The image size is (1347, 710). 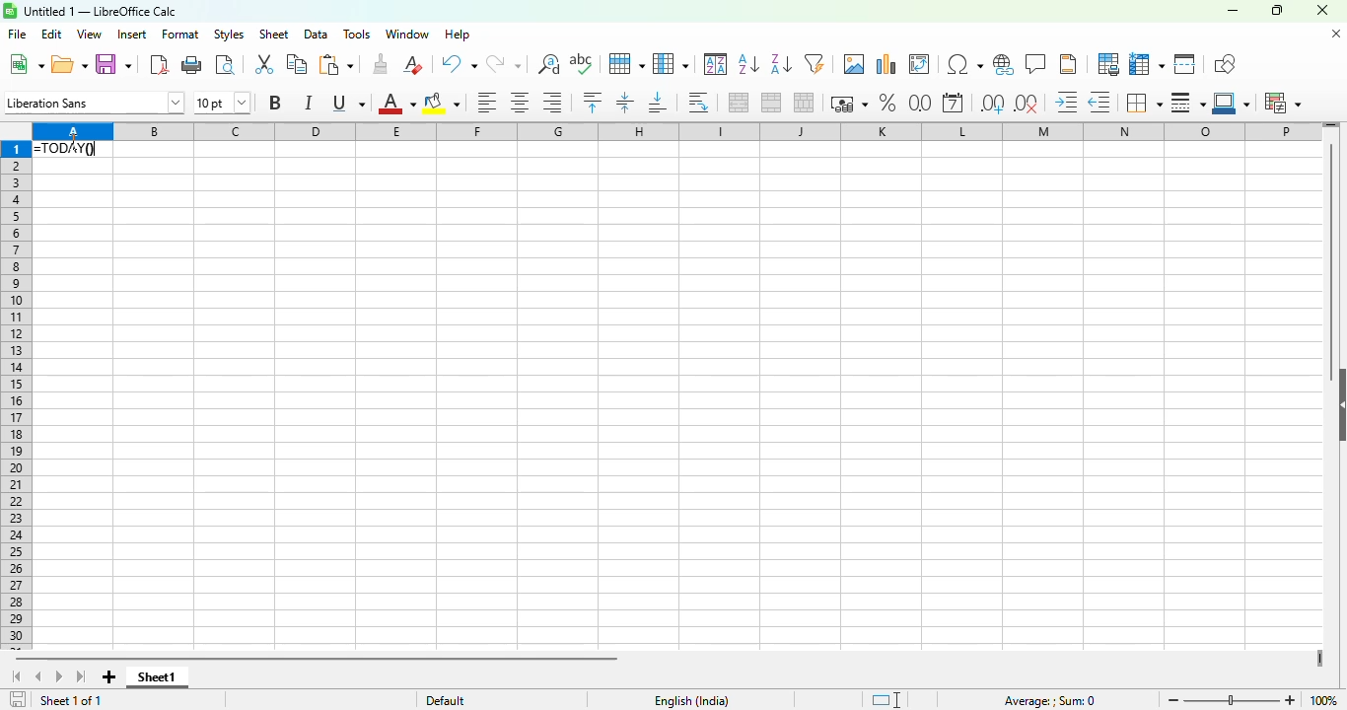 What do you see at coordinates (226, 65) in the screenshot?
I see `toggle print preview` at bounding box center [226, 65].